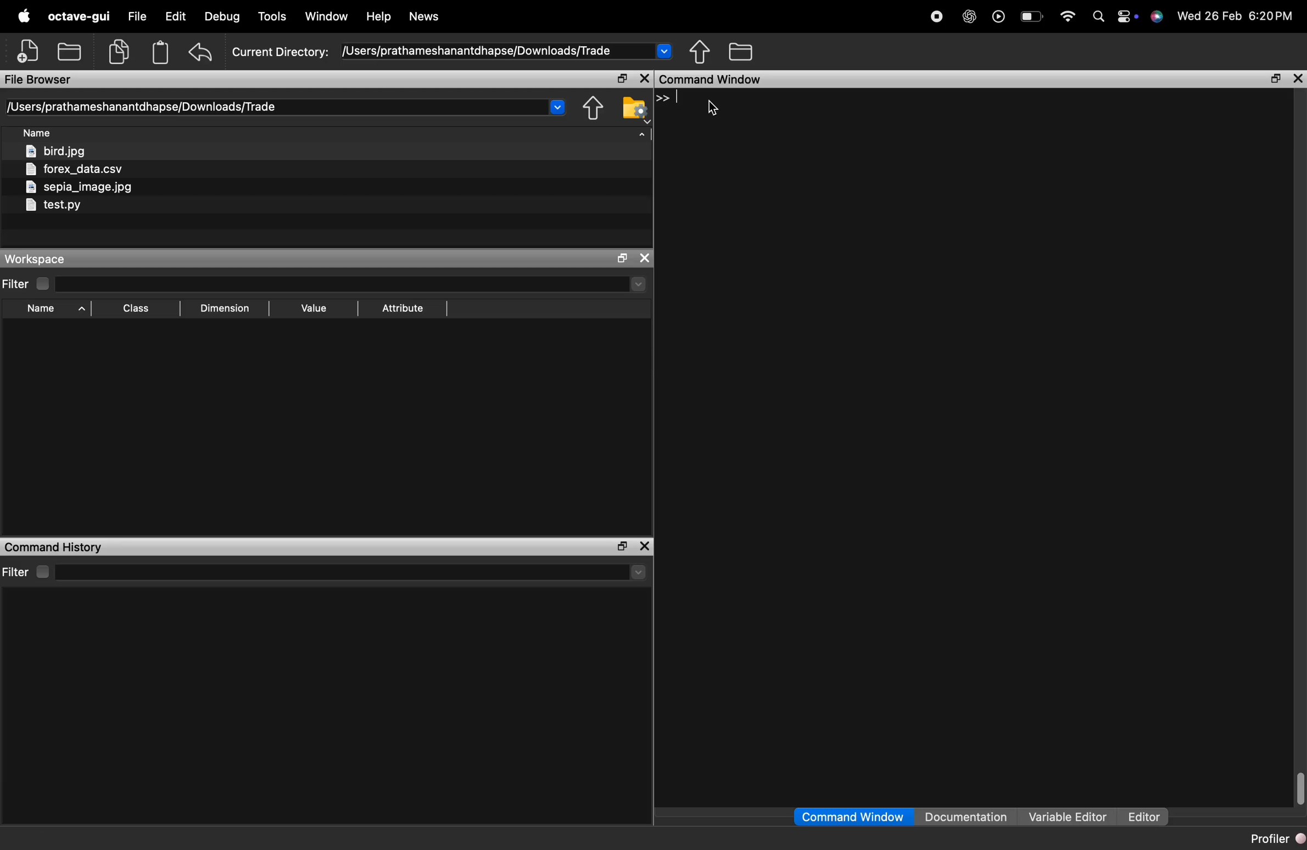  Describe the element at coordinates (1032, 16) in the screenshot. I see `battery` at that location.